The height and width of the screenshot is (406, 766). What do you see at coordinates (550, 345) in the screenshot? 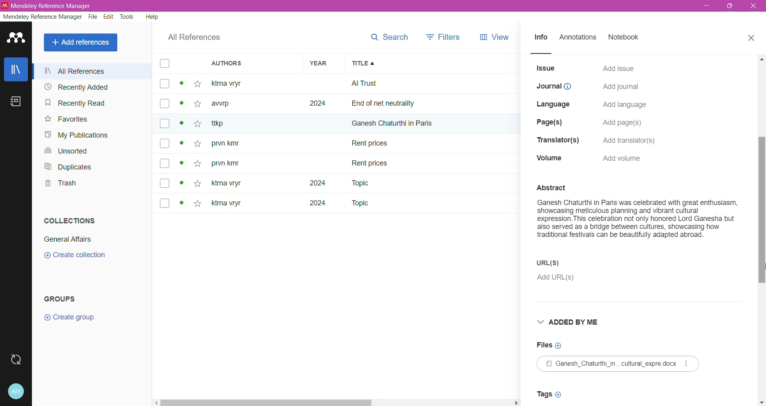
I see `Files` at bounding box center [550, 345].